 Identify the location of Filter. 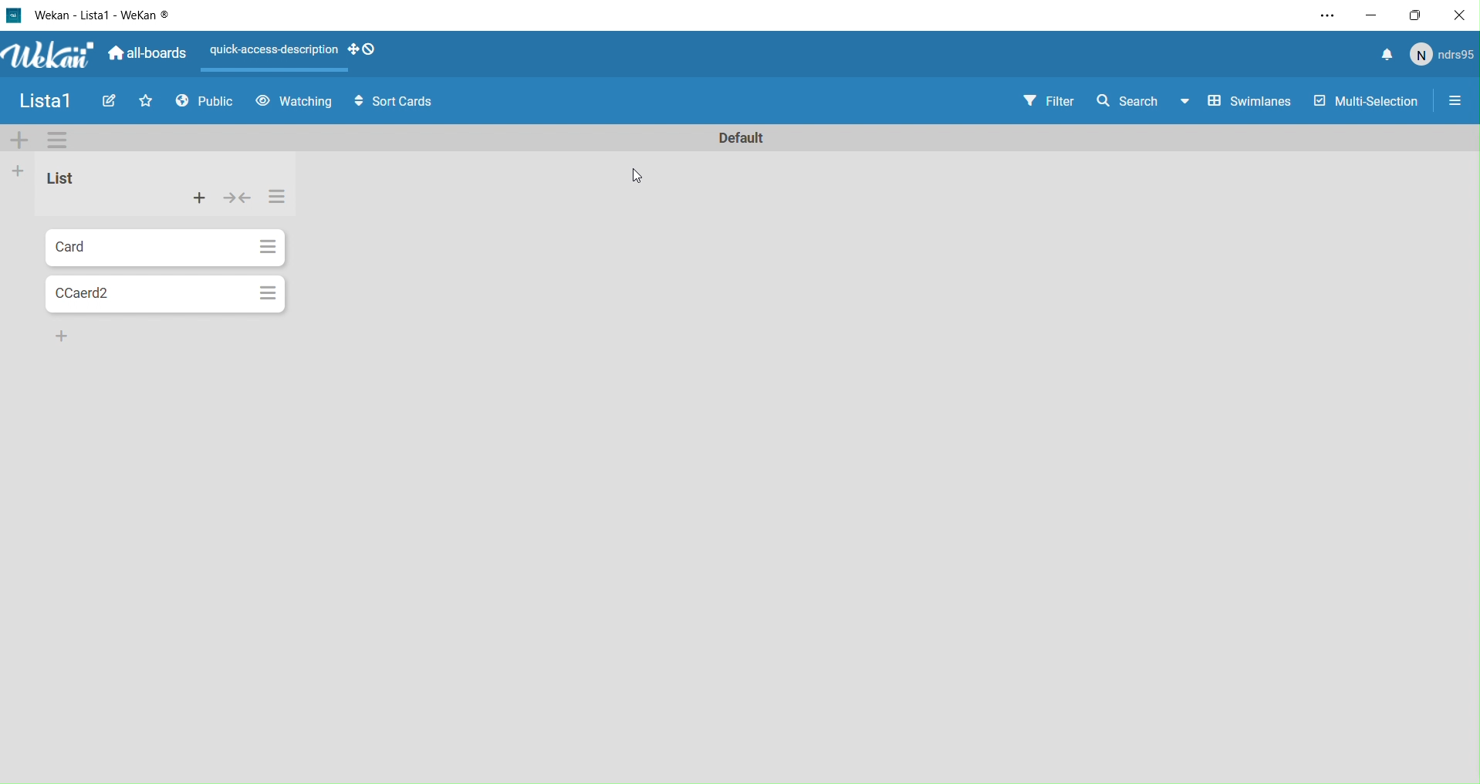
(1049, 99).